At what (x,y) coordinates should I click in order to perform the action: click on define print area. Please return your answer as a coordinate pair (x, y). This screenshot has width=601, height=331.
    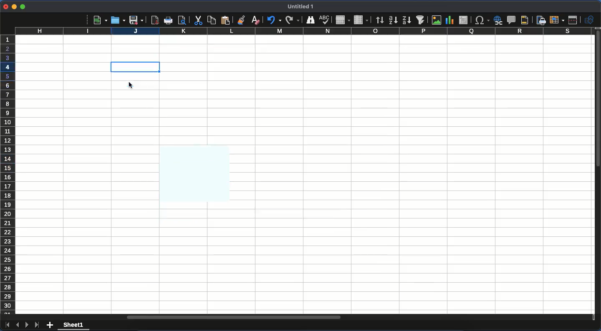
    Looking at the image, I should click on (541, 20).